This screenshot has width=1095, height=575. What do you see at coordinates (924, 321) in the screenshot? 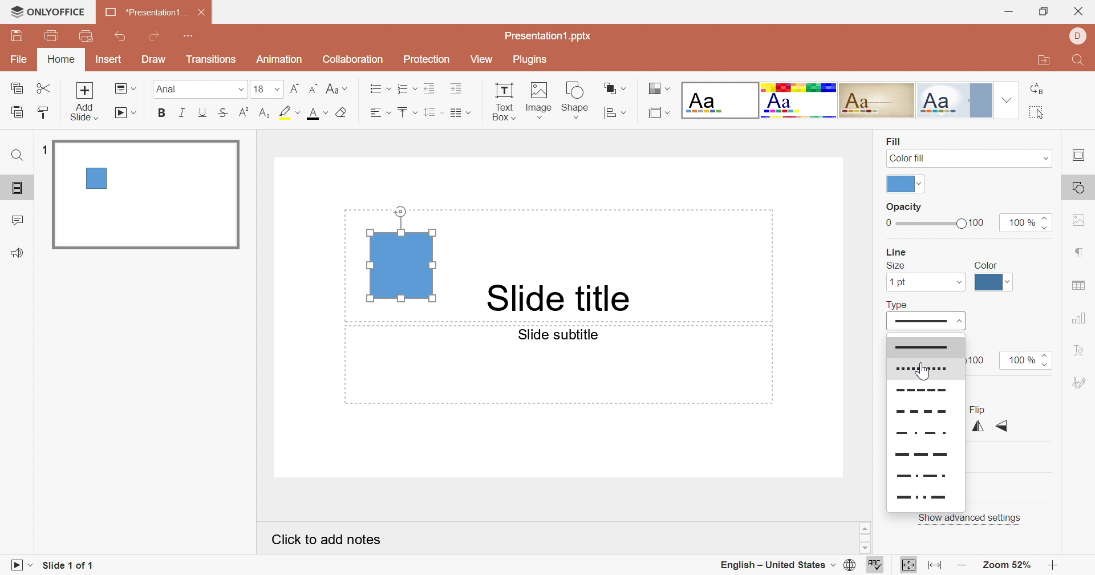
I see `Slide` at bounding box center [924, 321].